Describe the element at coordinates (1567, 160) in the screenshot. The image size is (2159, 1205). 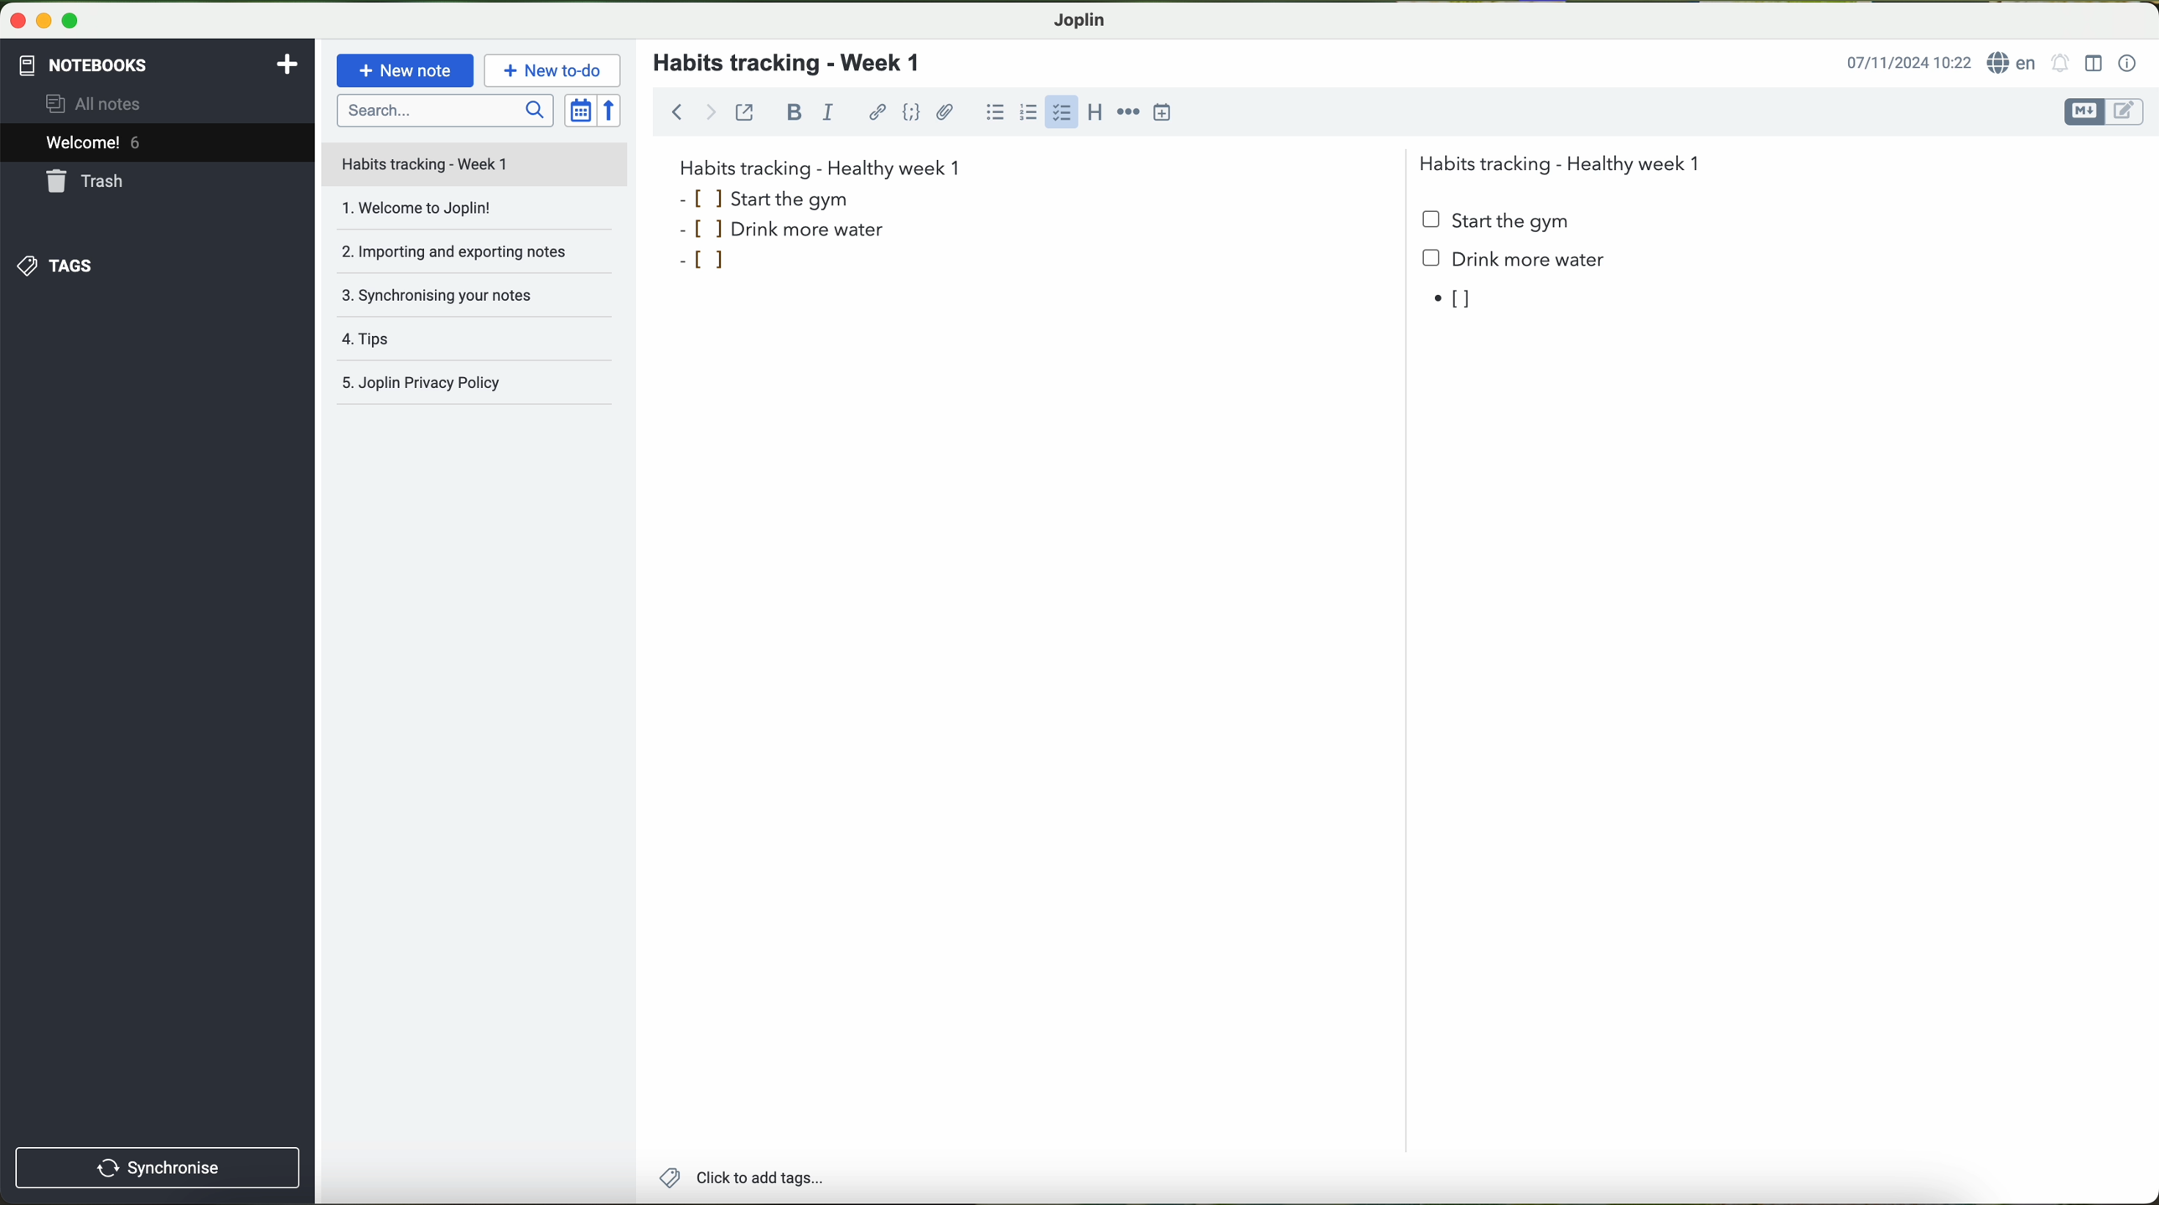
I see `Habits tracking - Healthy week 1` at that location.